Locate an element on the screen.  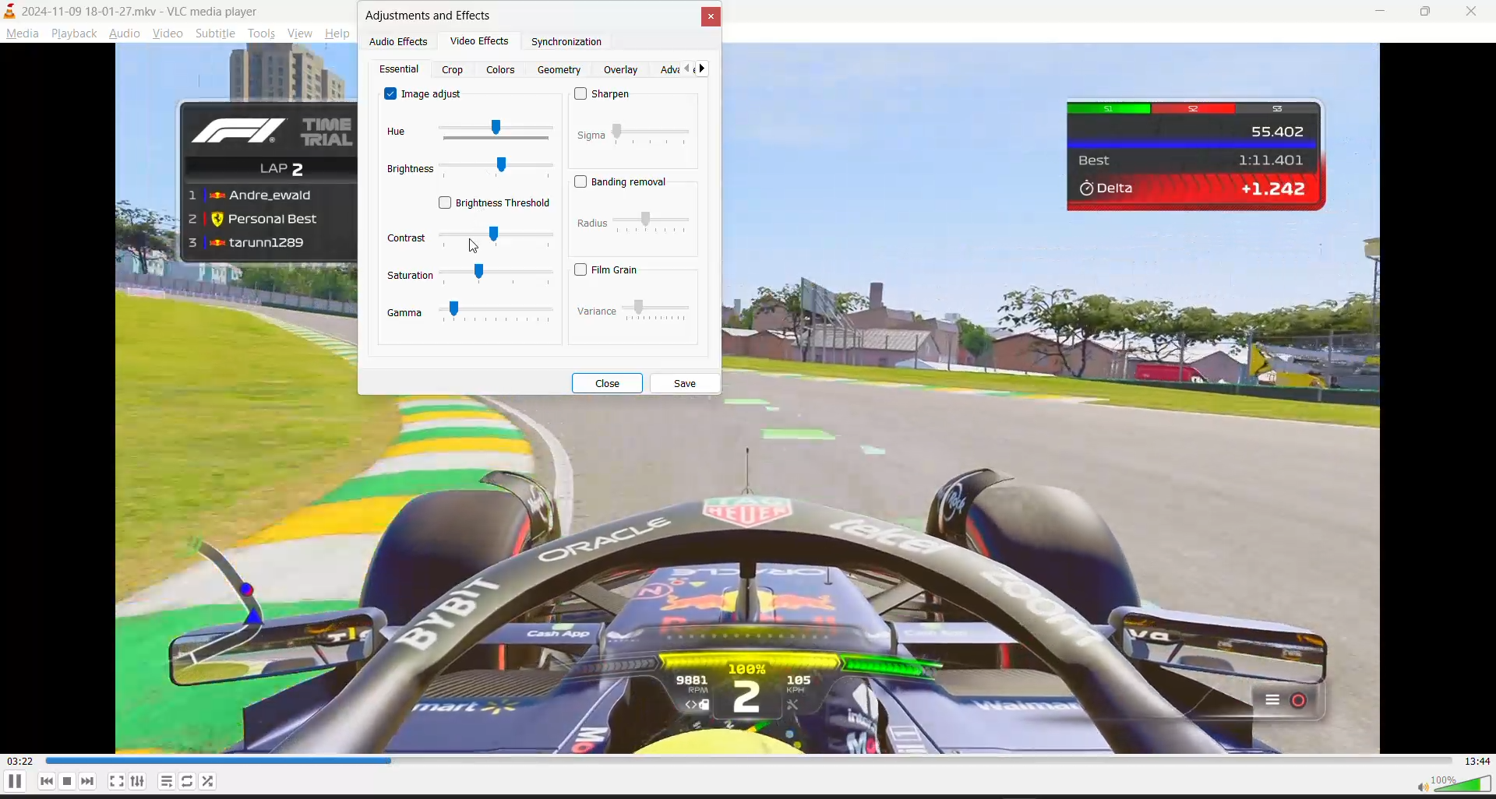
view is located at coordinates (300, 31).